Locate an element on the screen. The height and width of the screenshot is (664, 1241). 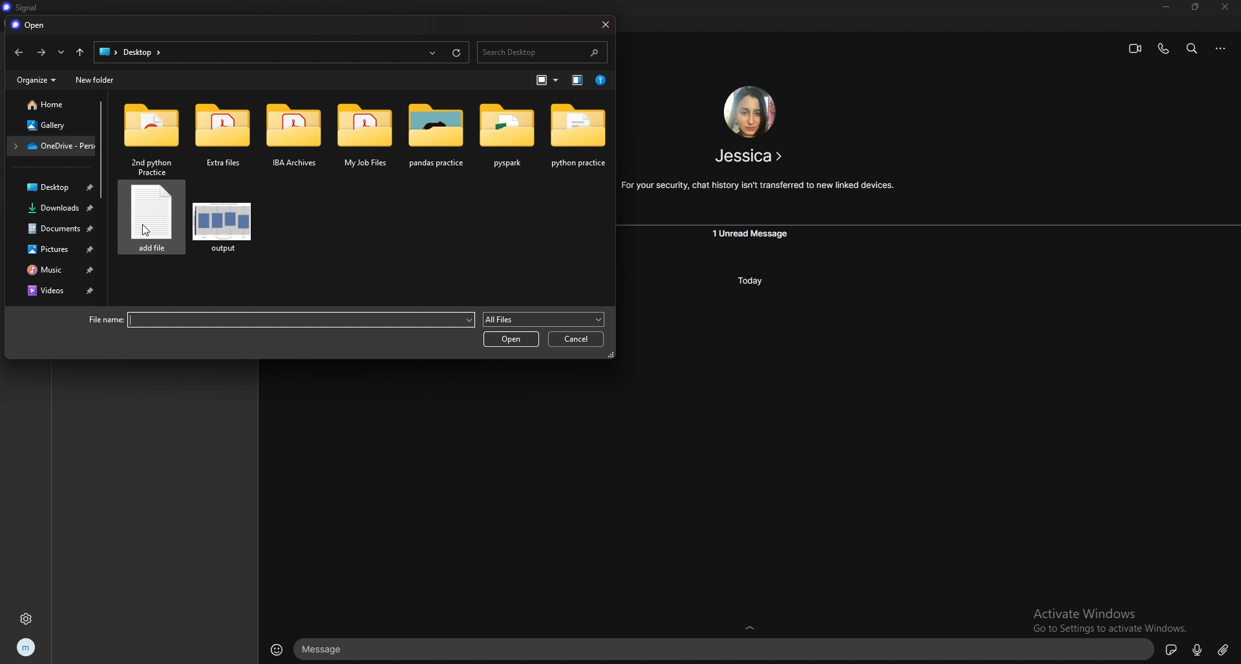
cursor is located at coordinates (145, 229).